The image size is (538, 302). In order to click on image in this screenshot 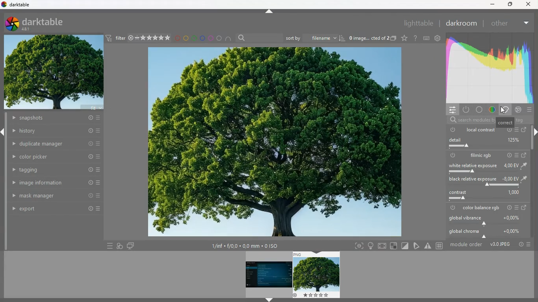, I will do `click(265, 274)`.